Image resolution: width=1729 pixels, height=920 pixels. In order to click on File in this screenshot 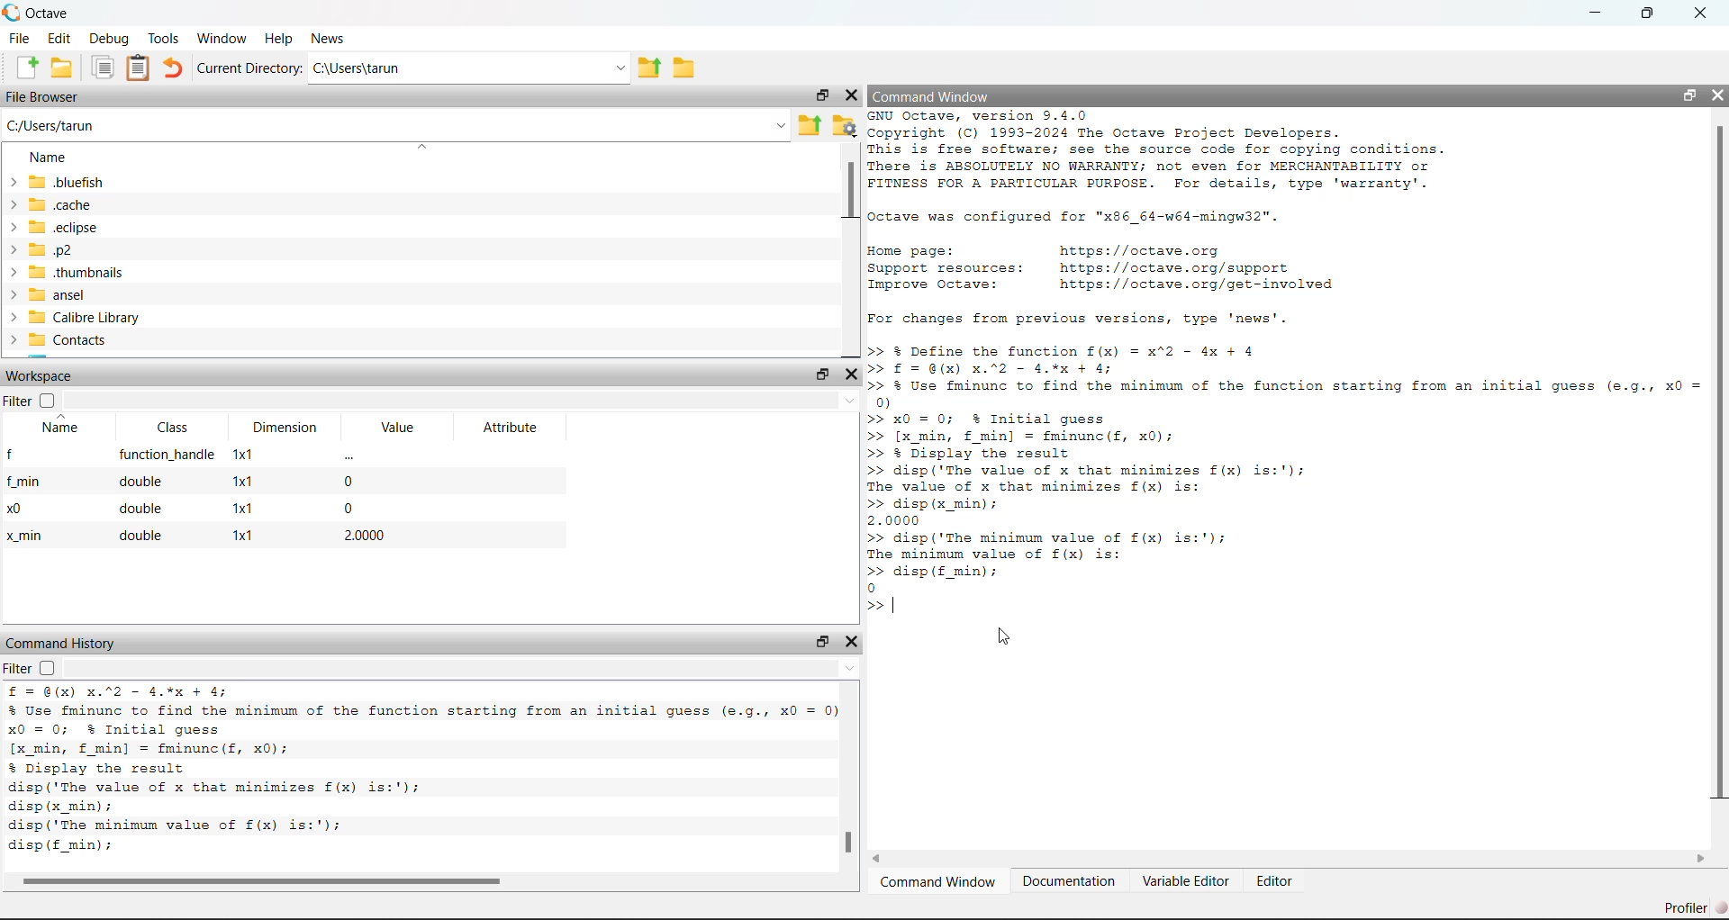, I will do `click(21, 38)`.